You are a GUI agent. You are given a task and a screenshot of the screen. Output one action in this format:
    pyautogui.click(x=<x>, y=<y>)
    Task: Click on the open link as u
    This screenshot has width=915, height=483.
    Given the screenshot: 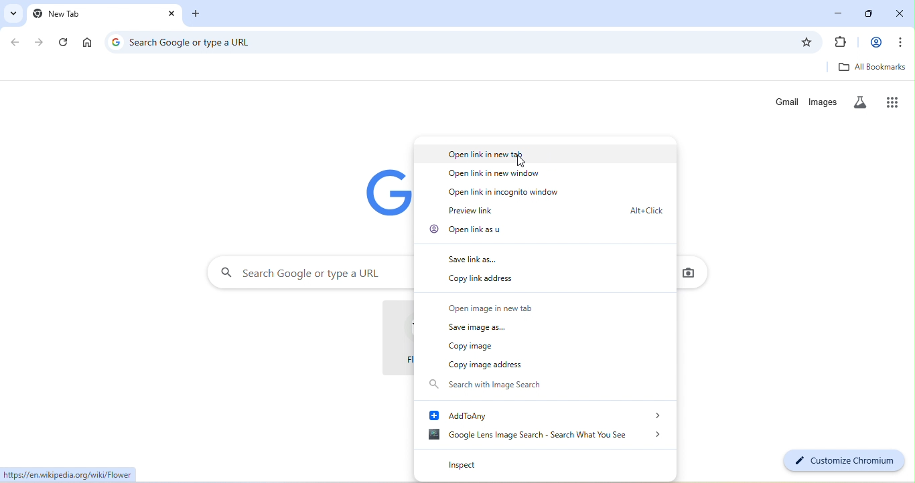 What is the action you would take?
    pyautogui.click(x=470, y=230)
    